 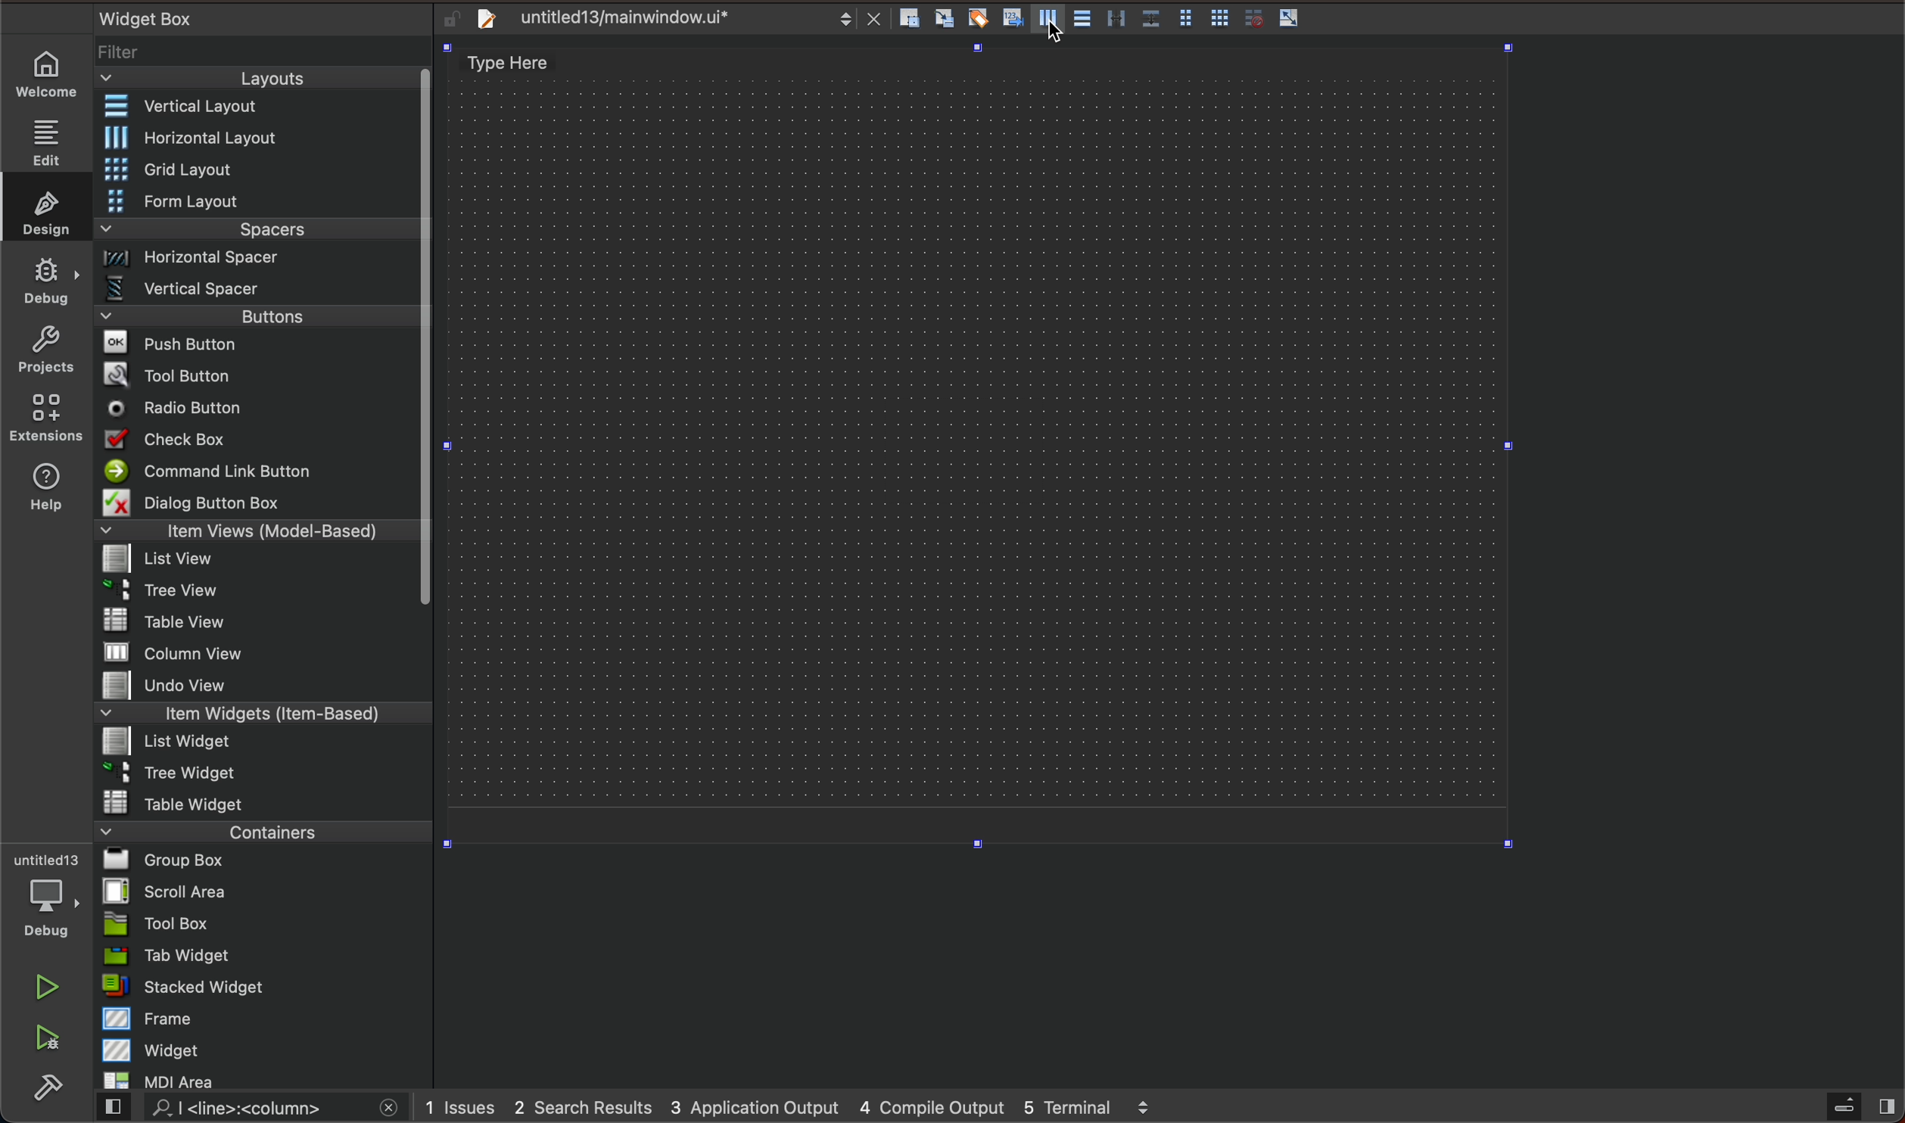 I want to click on text, so click(x=514, y=60).